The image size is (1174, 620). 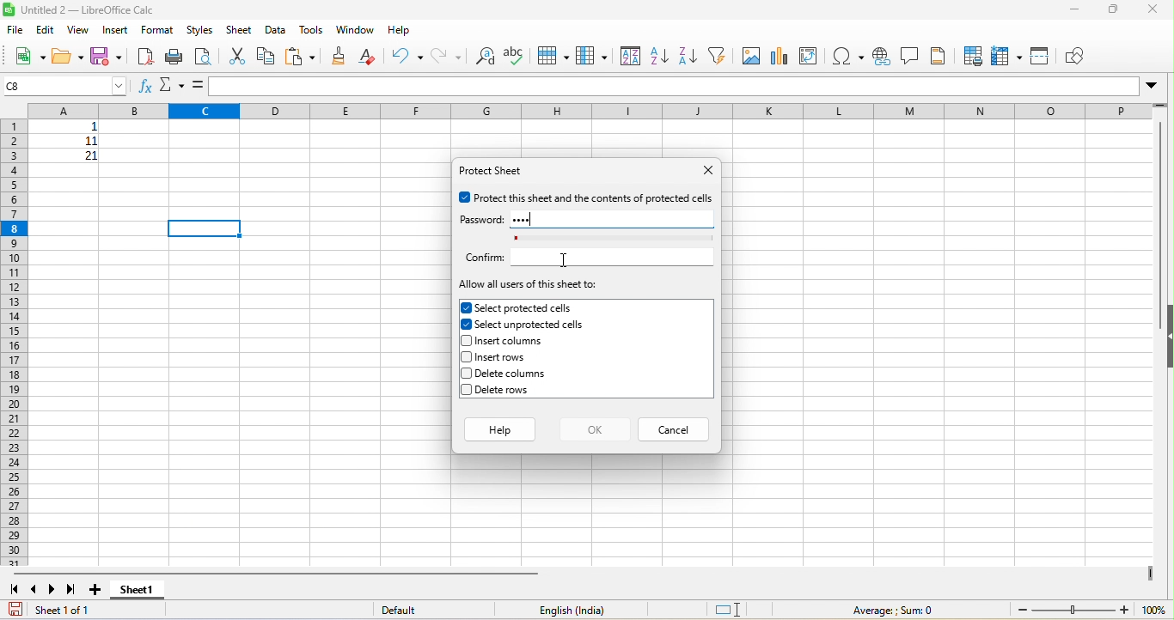 What do you see at coordinates (675, 427) in the screenshot?
I see `cancel` at bounding box center [675, 427].